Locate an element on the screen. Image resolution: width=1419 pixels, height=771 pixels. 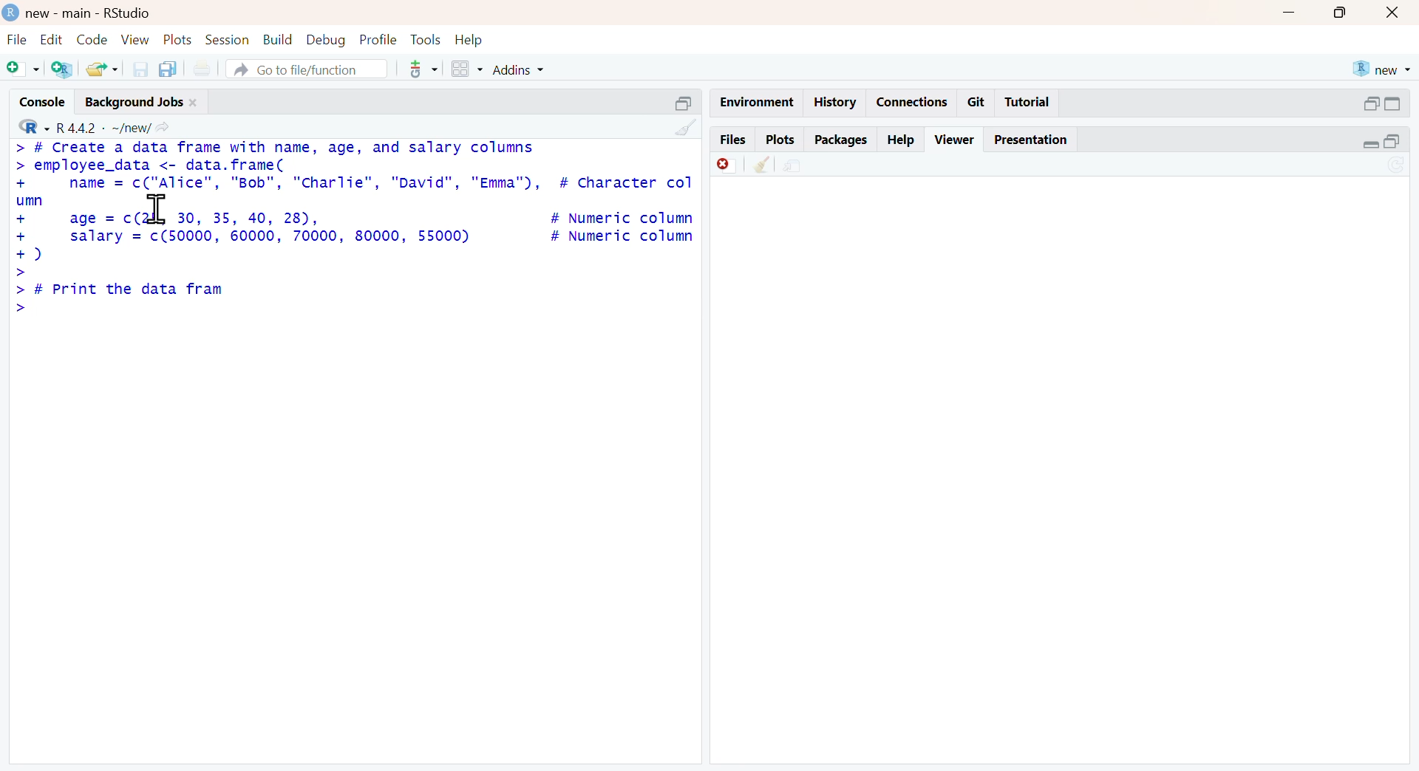
Tutorial is located at coordinates (1032, 102).